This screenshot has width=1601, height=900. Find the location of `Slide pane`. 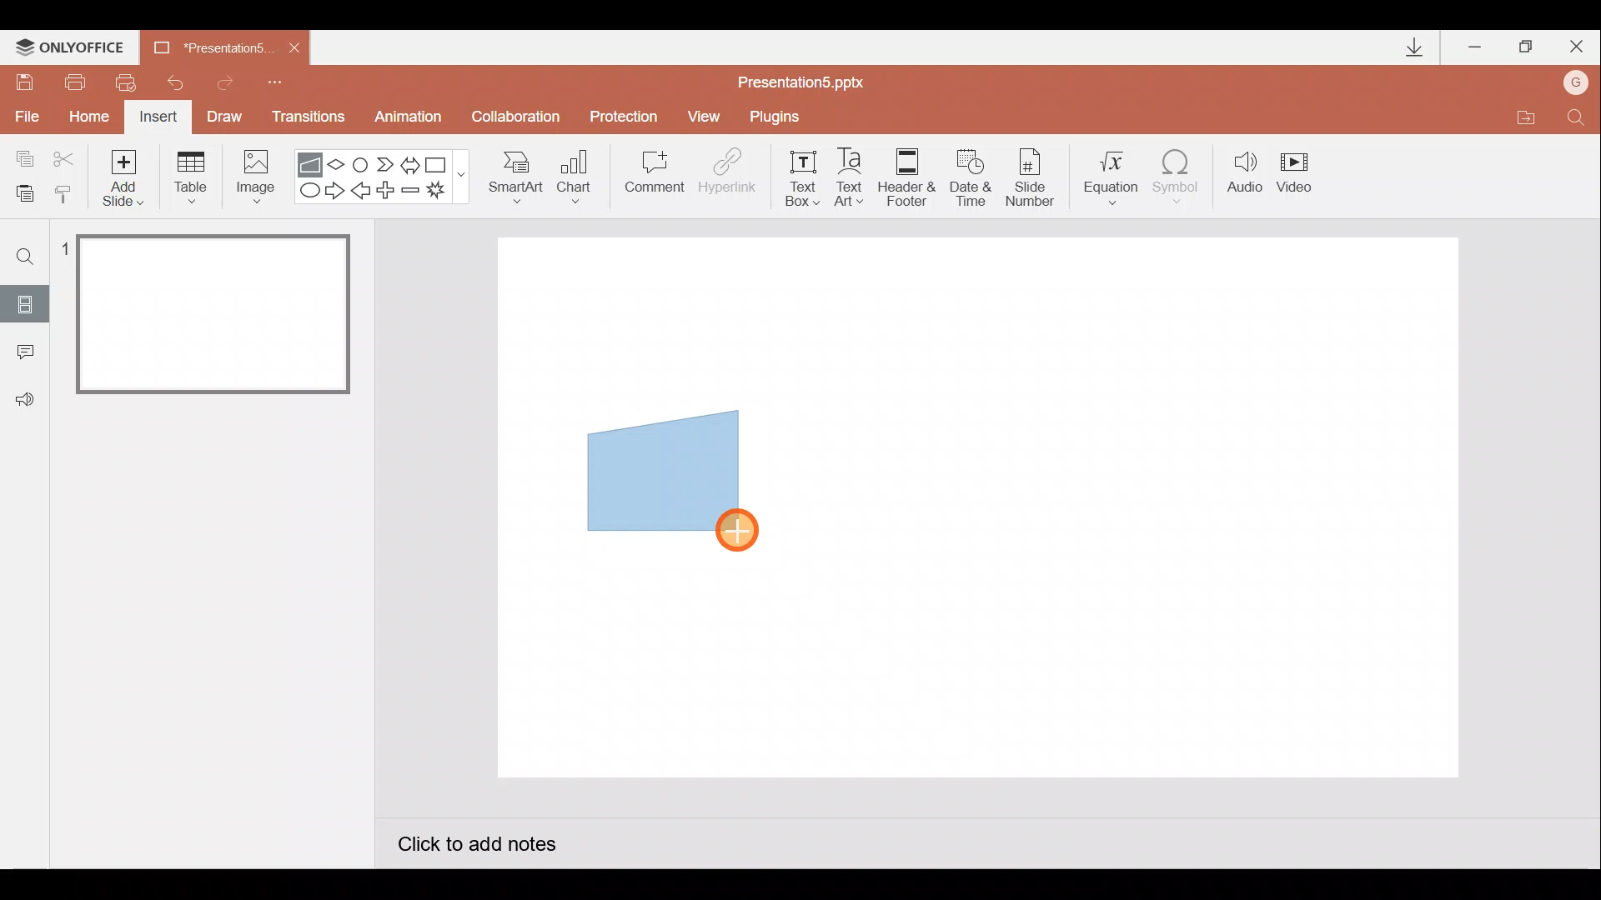

Slide pane is located at coordinates (216, 482).